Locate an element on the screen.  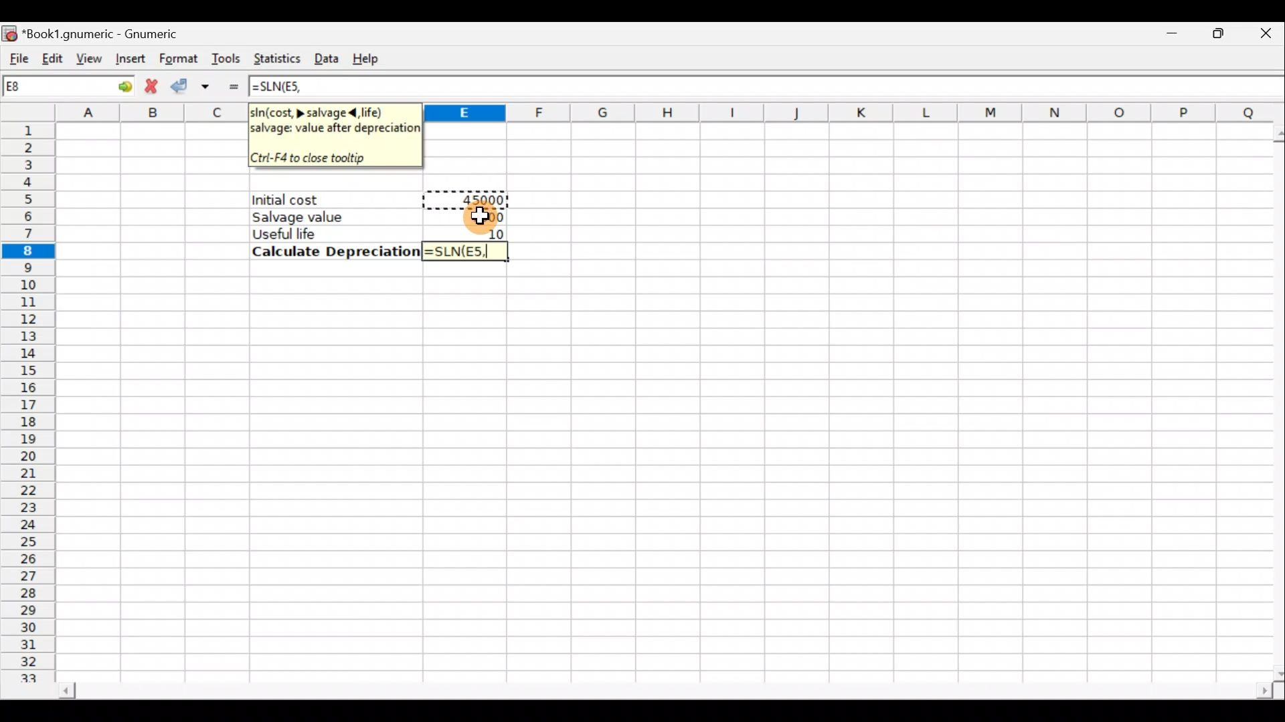
Salvage value is located at coordinates (325, 217).